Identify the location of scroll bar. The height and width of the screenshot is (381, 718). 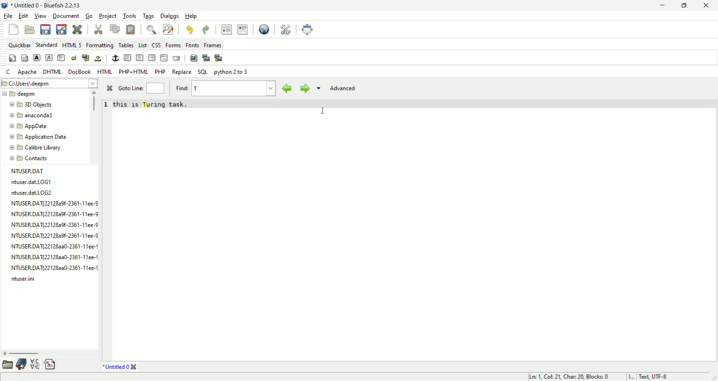
(47, 354).